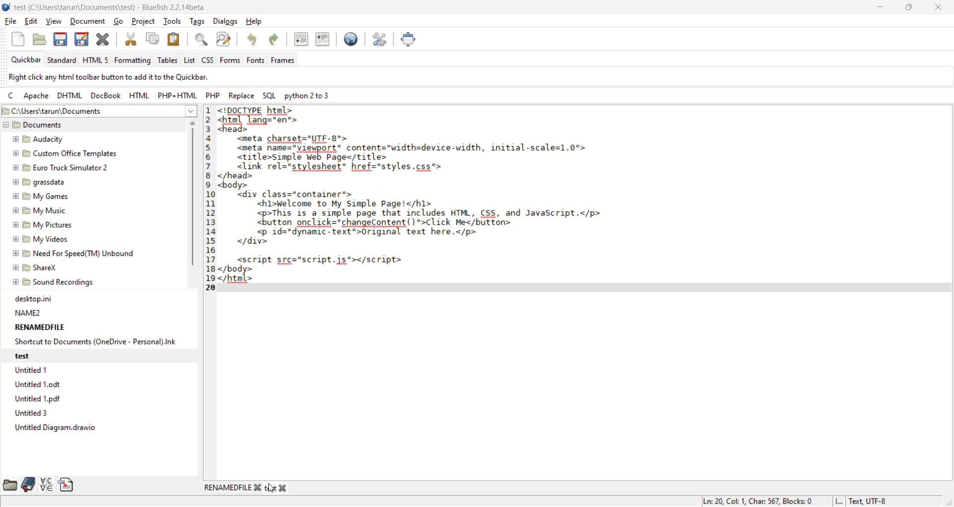  What do you see at coordinates (268, 95) in the screenshot?
I see `sql` at bounding box center [268, 95].